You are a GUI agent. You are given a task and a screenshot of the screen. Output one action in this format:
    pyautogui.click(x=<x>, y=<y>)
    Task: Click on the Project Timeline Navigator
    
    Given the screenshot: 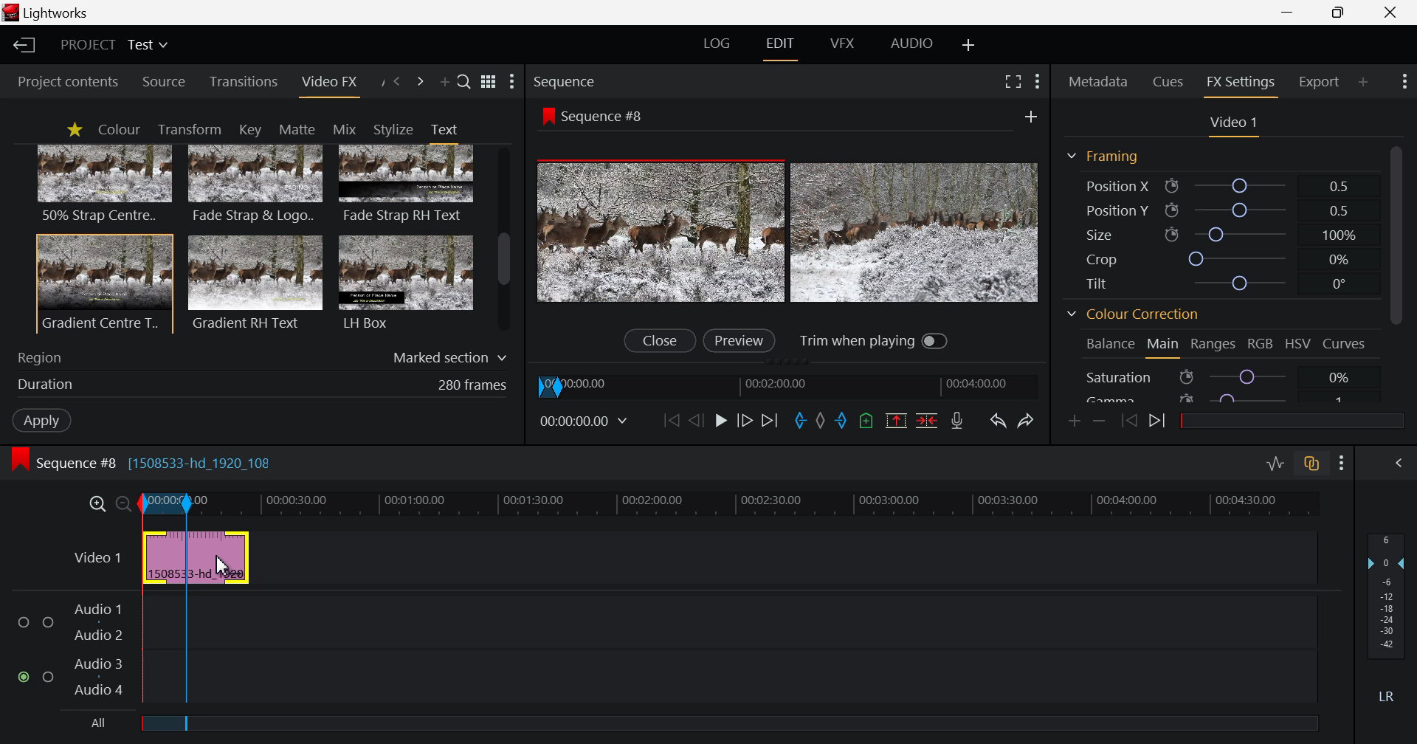 What is the action you would take?
    pyautogui.click(x=792, y=383)
    